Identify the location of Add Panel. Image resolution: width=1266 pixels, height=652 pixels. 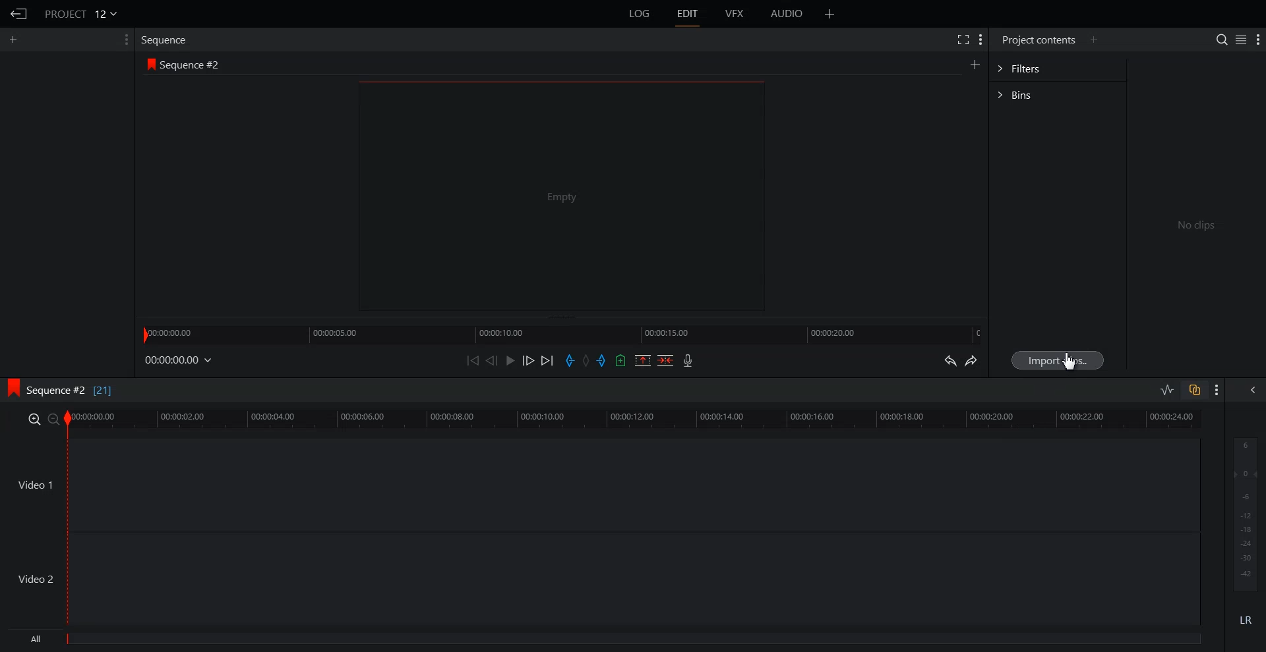
(1095, 40).